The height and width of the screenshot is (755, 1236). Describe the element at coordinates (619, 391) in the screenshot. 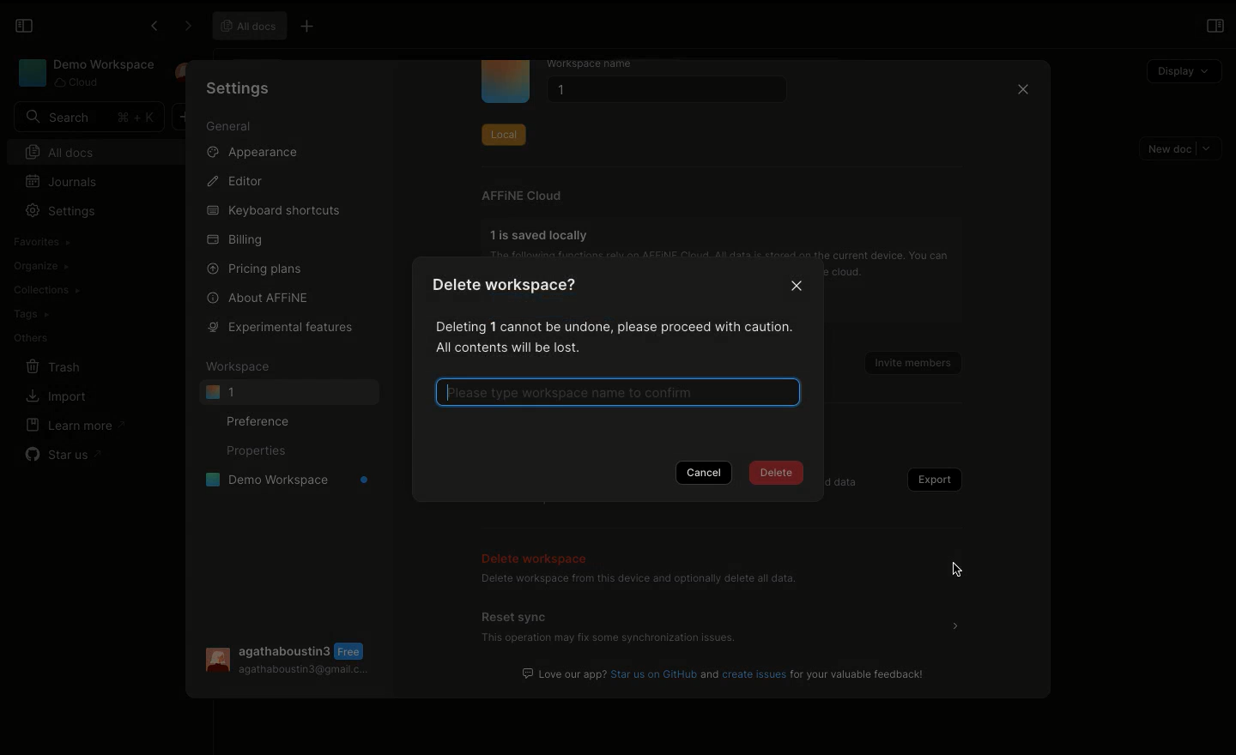

I see `Workspace name` at that location.